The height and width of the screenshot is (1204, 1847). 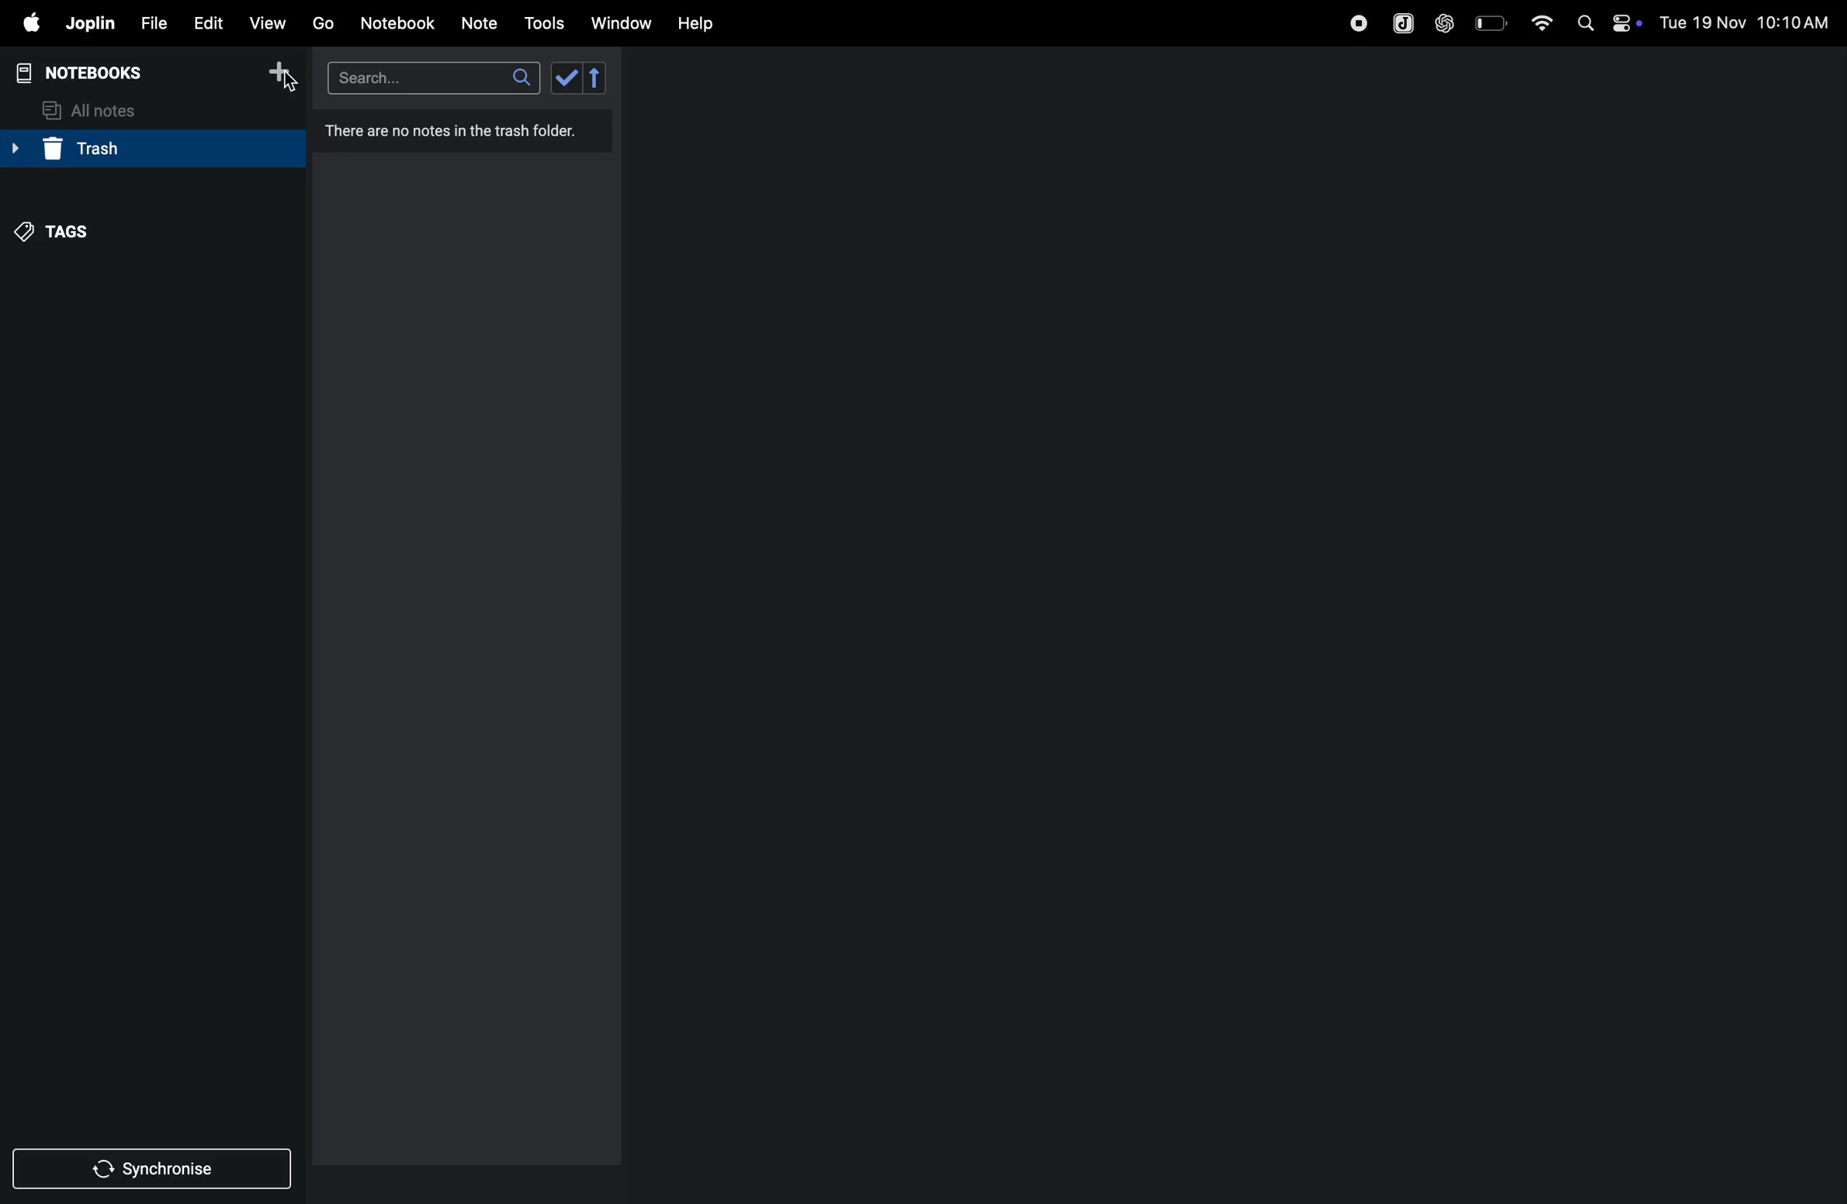 What do you see at coordinates (30, 24) in the screenshot?
I see `apple menu` at bounding box center [30, 24].